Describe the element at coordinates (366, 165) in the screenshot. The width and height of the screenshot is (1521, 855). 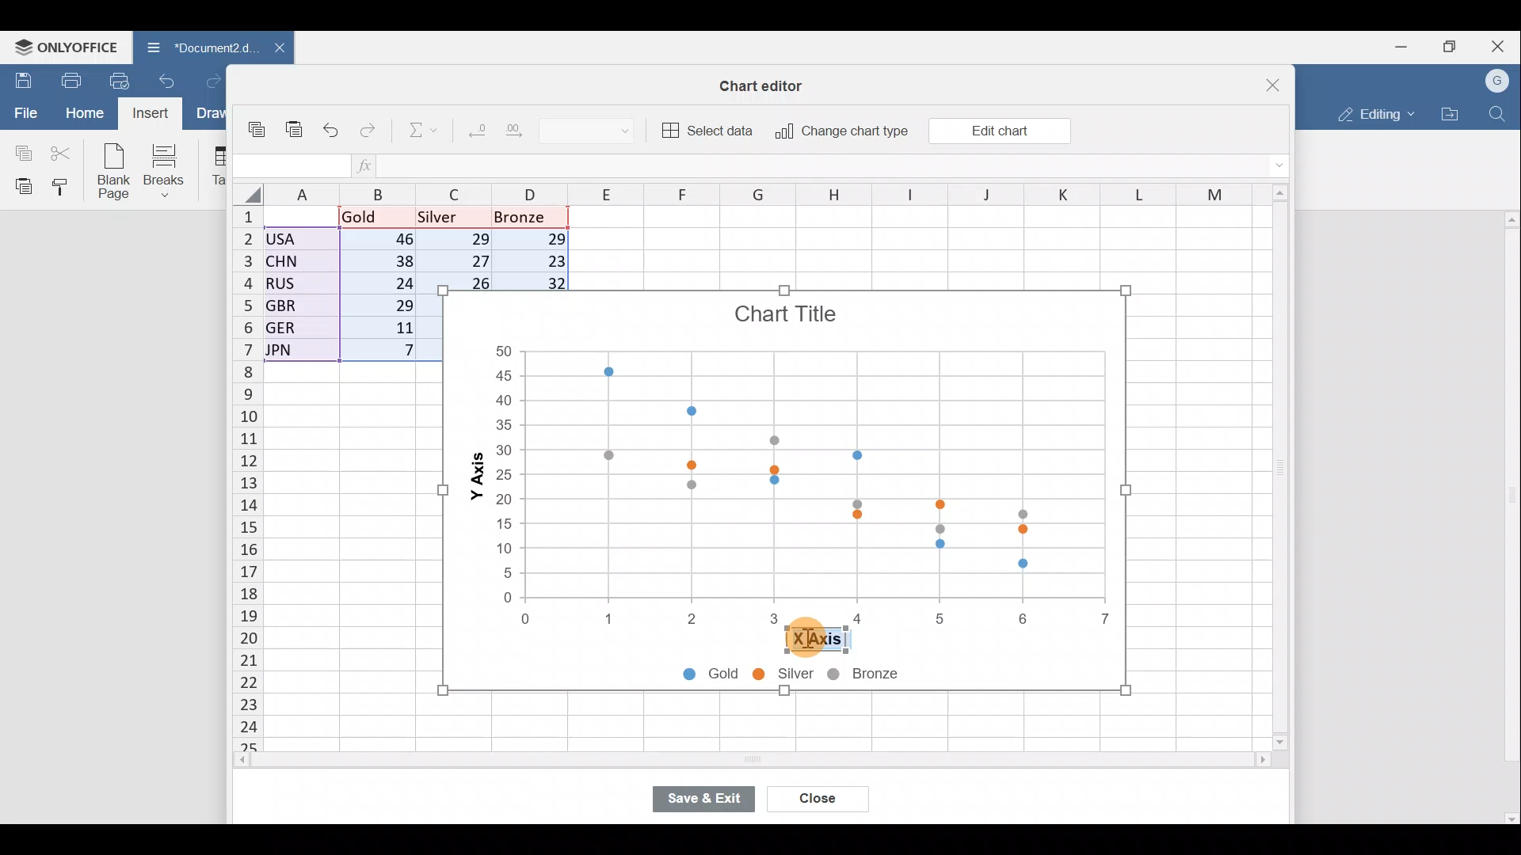
I see `Insert function` at that location.